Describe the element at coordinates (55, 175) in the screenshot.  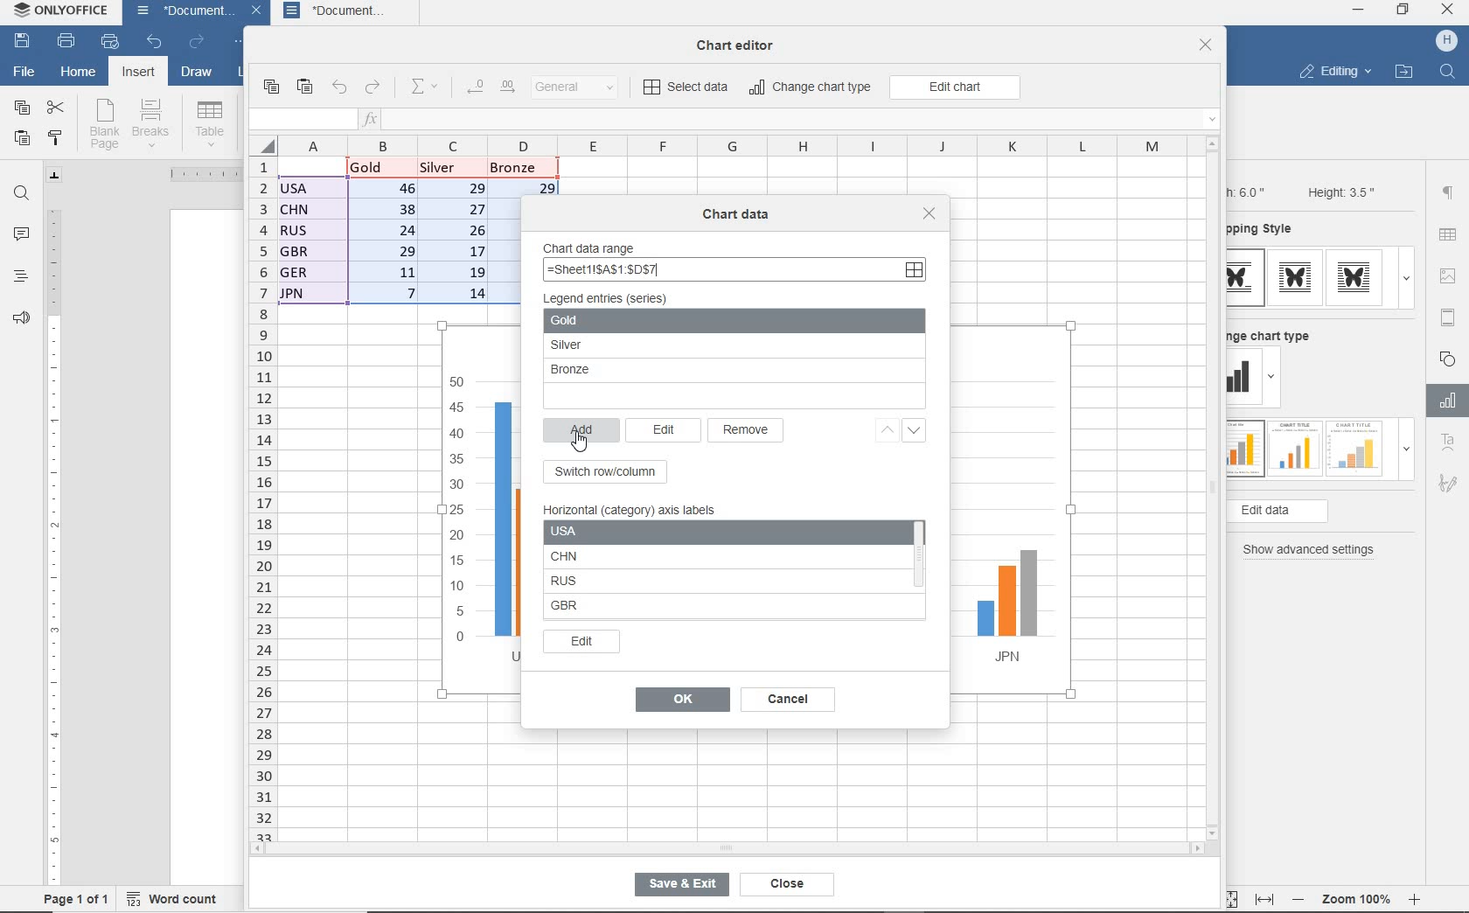
I see `tab stop` at that location.